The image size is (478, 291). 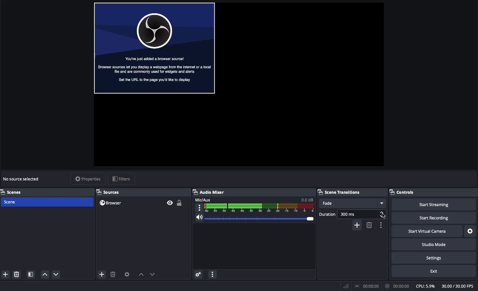 What do you see at coordinates (430, 218) in the screenshot?
I see `Start recording` at bounding box center [430, 218].